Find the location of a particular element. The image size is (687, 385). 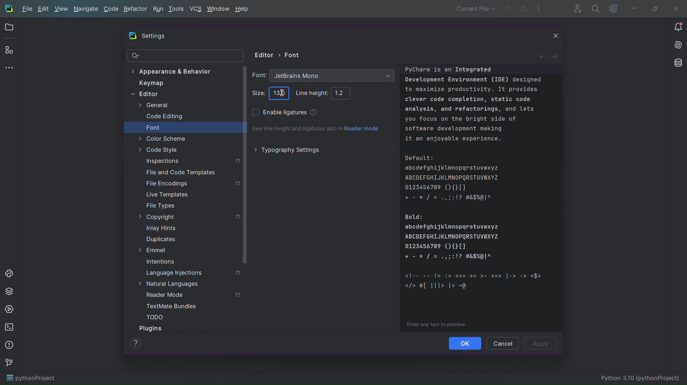

Logo is located at coordinates (9, 8).